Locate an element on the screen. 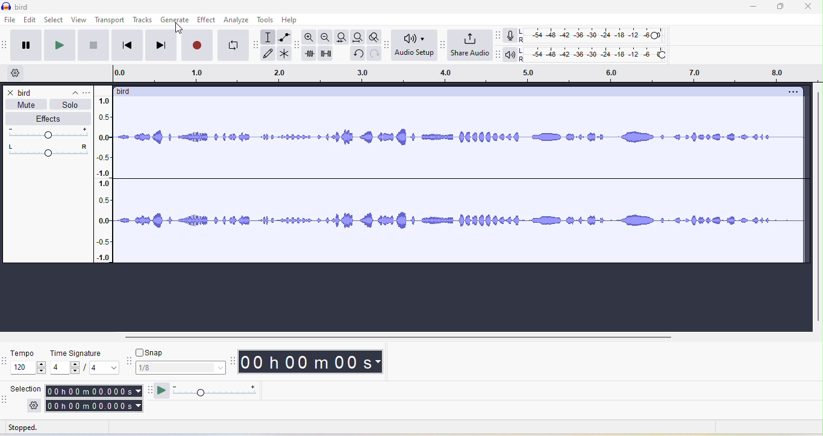 This screenshot has height=436, width=823. vertical scroll bar is located at coordinates (818, 206).